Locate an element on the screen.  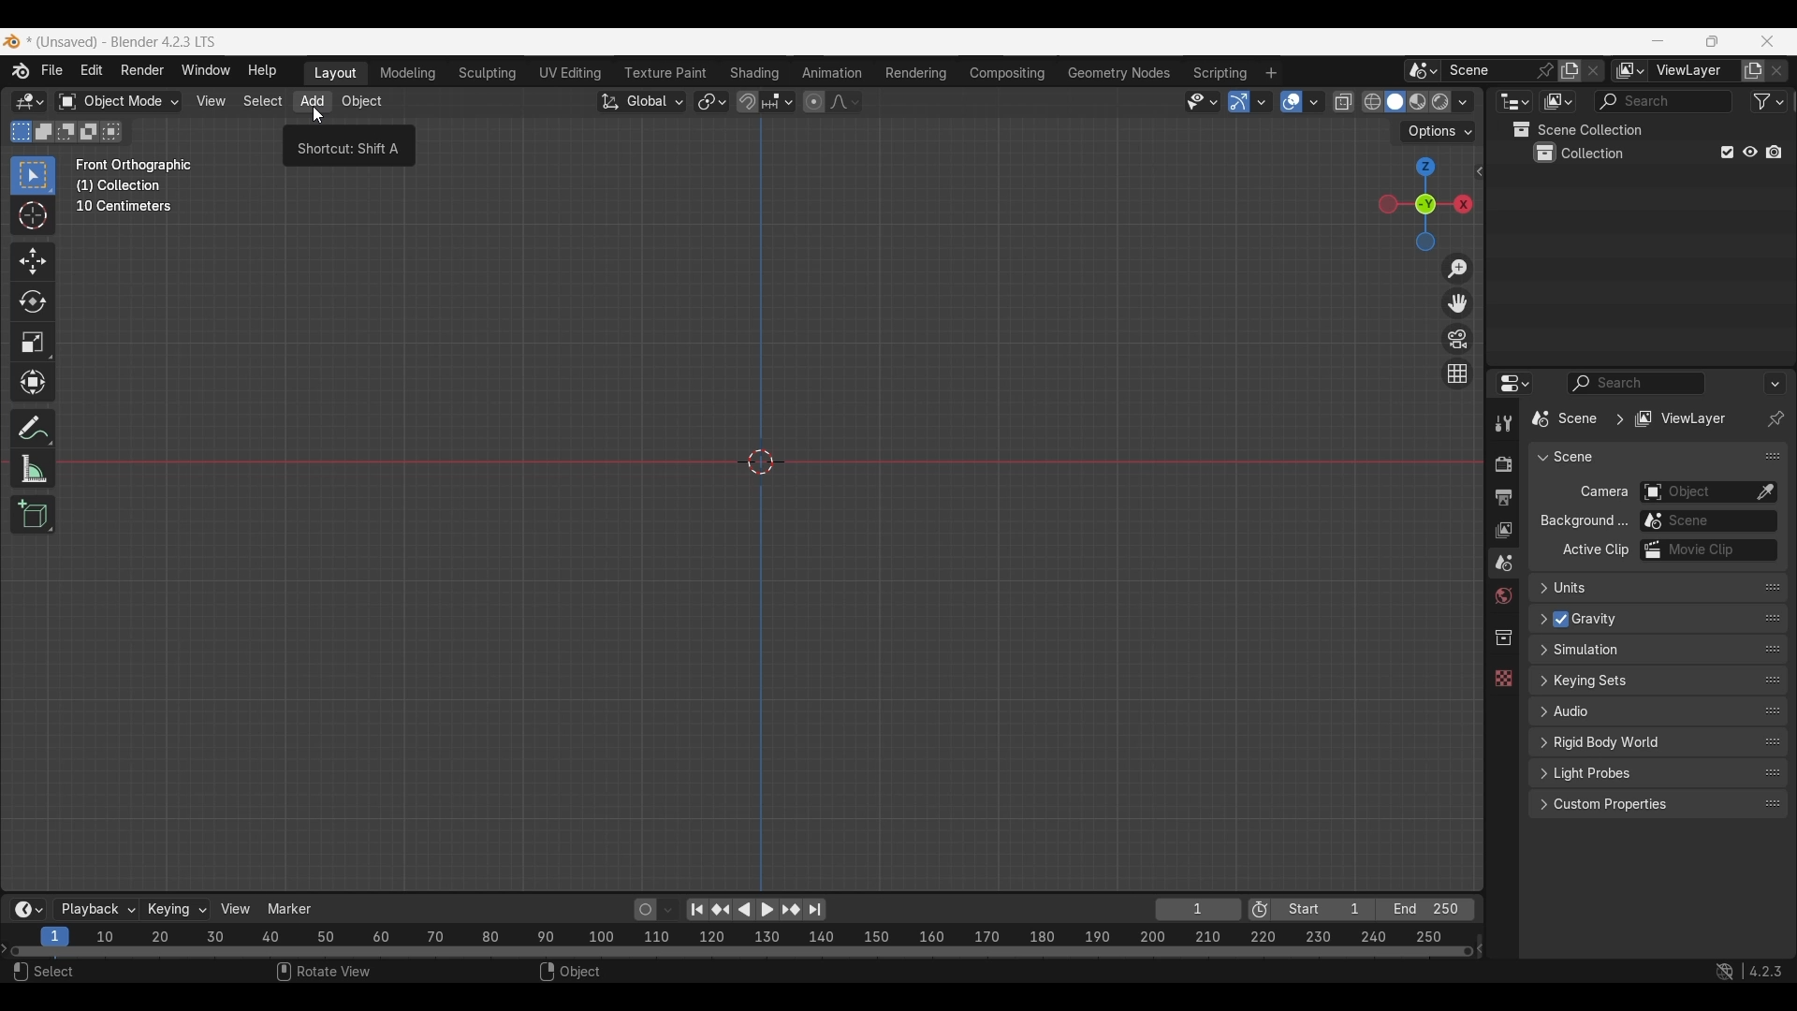
Proportional editing objects is located at coordinates (813, 101).